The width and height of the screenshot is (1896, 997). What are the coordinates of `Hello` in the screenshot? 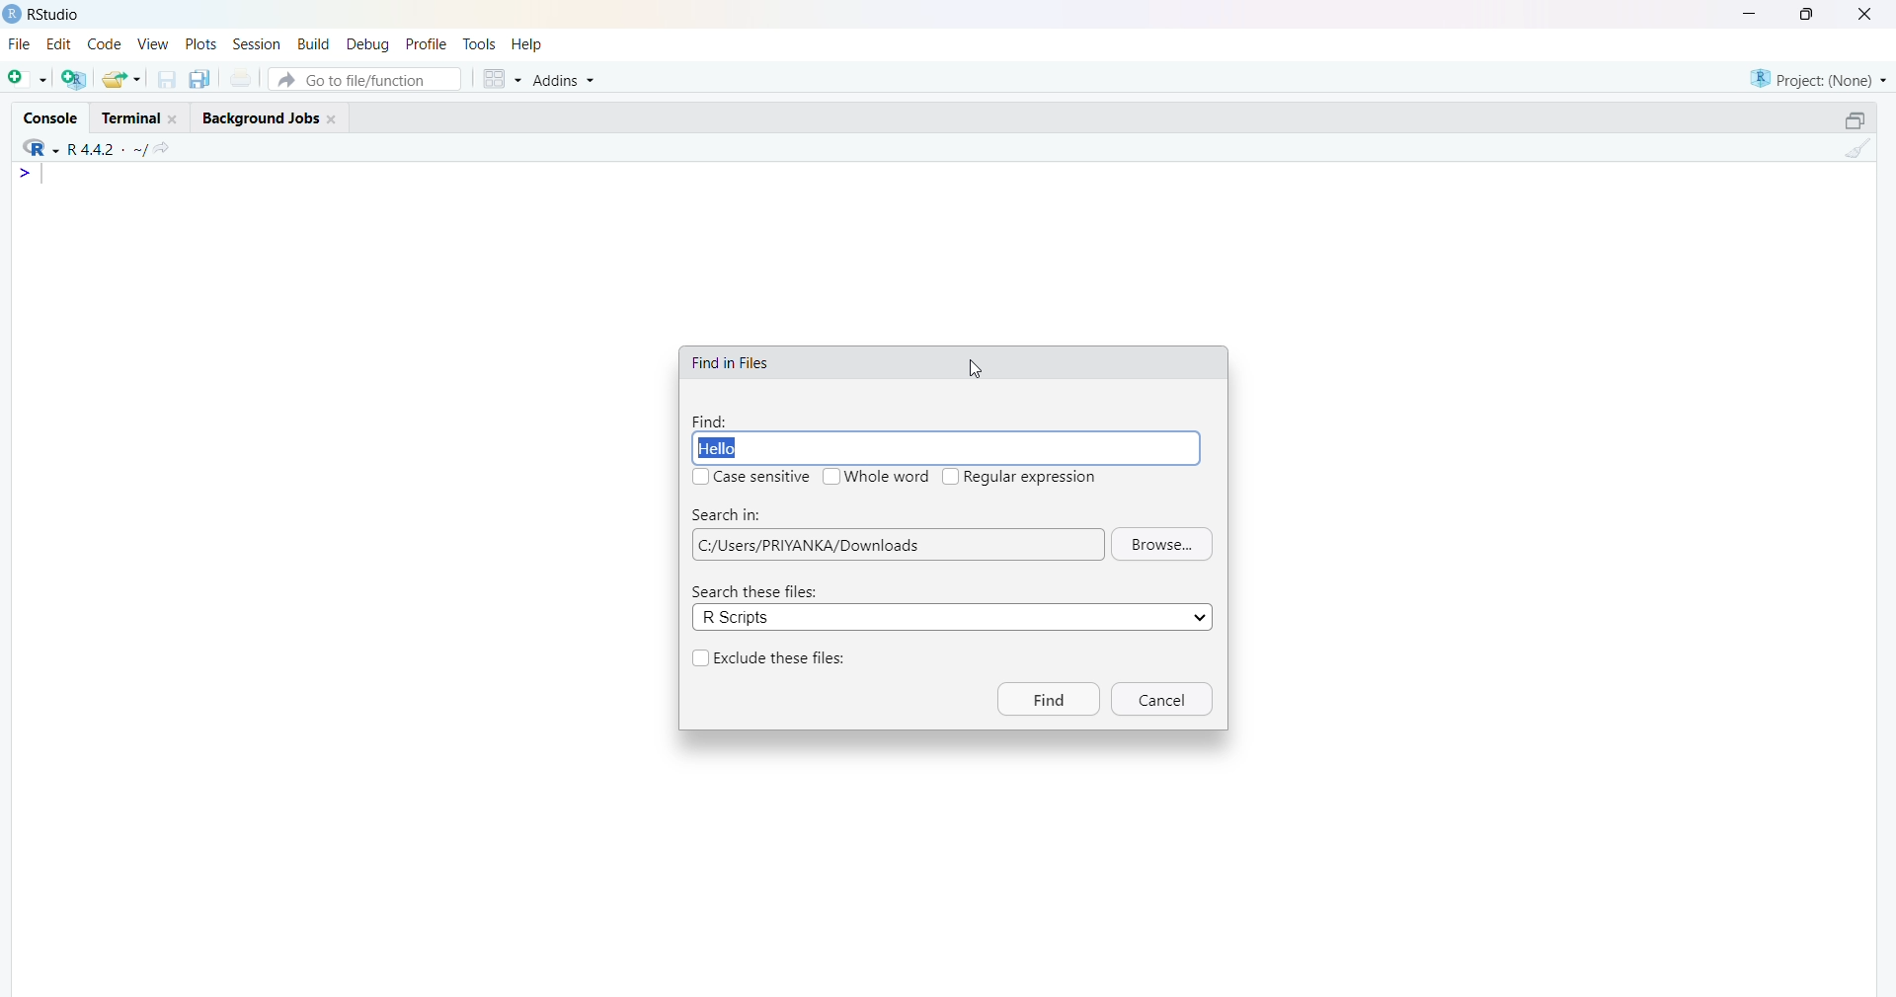 It's located at (946, 448).